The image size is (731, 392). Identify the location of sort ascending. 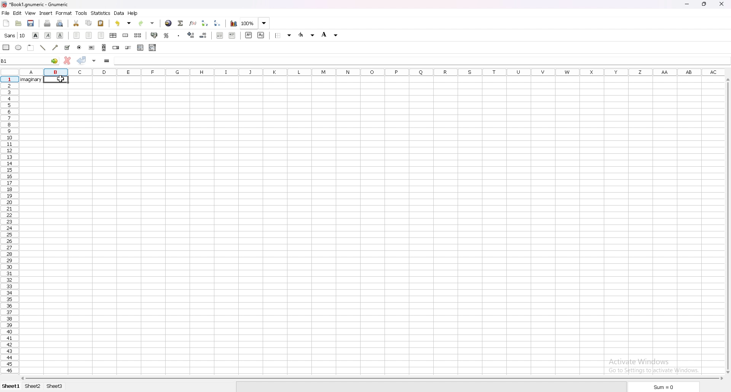
(206, 23).